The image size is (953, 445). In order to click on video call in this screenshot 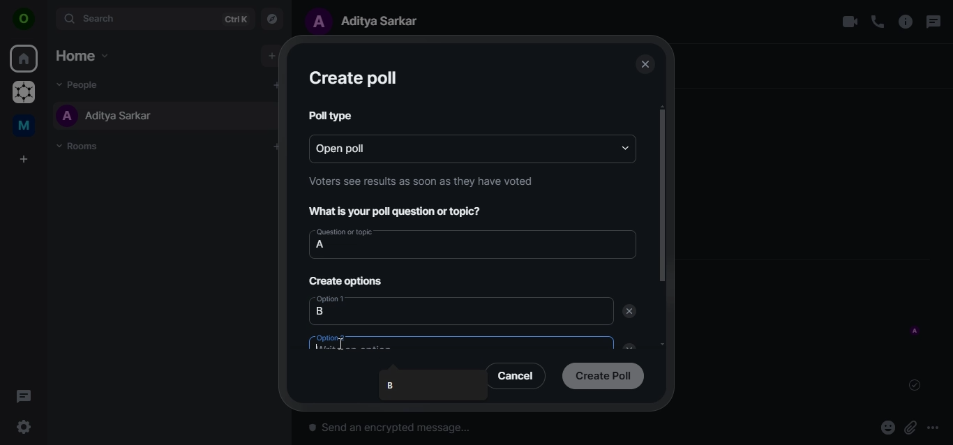, I will do `click(849, 22)`.